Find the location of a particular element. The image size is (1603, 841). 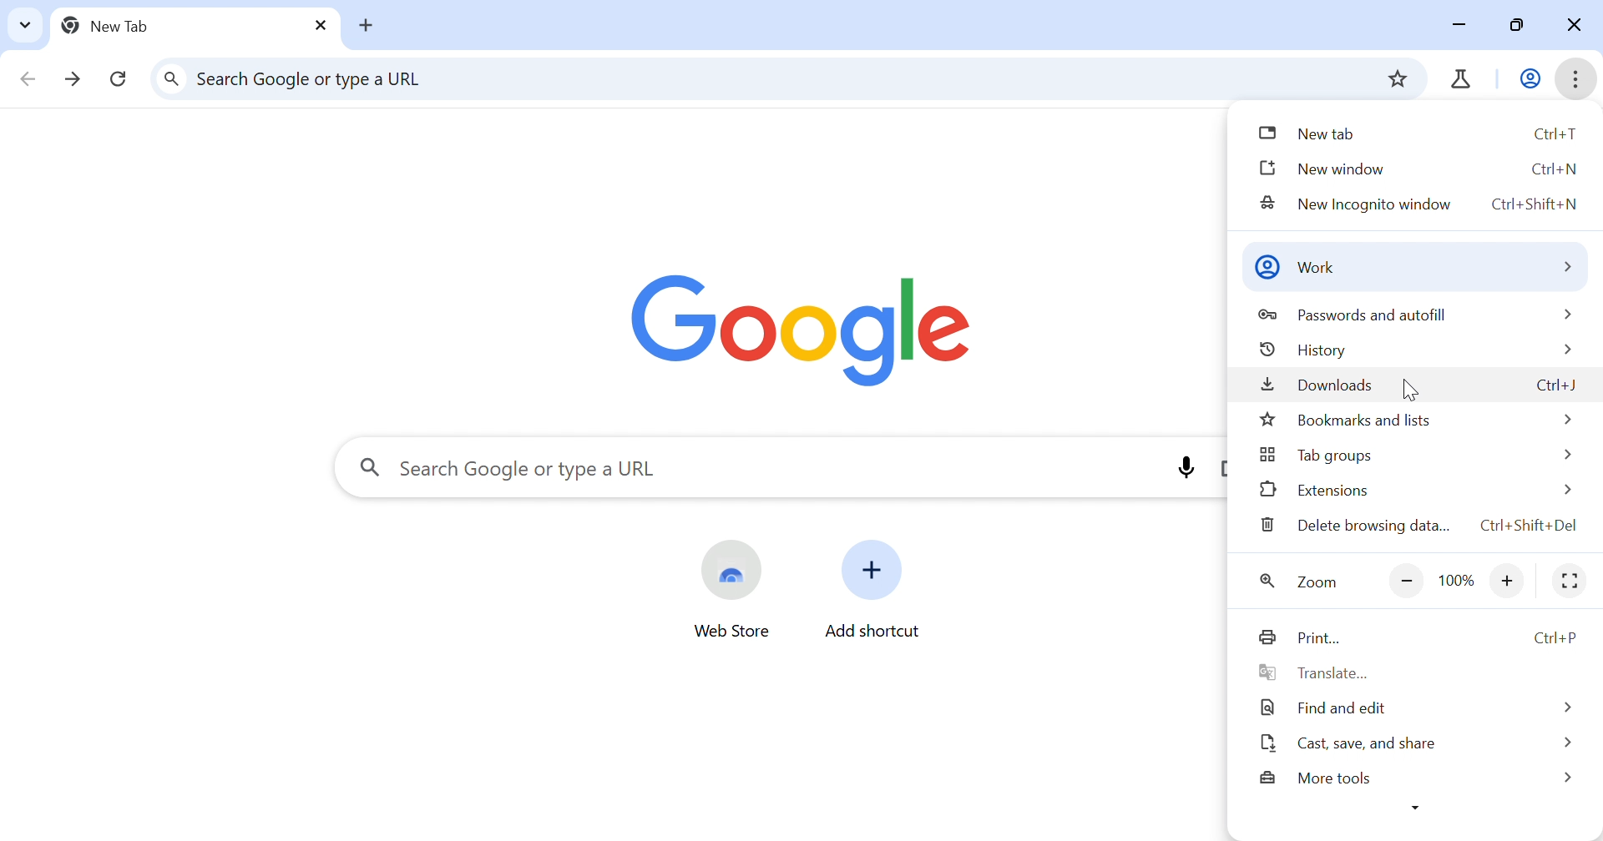

Delete browsing data is located at coordinates (1361, 525).